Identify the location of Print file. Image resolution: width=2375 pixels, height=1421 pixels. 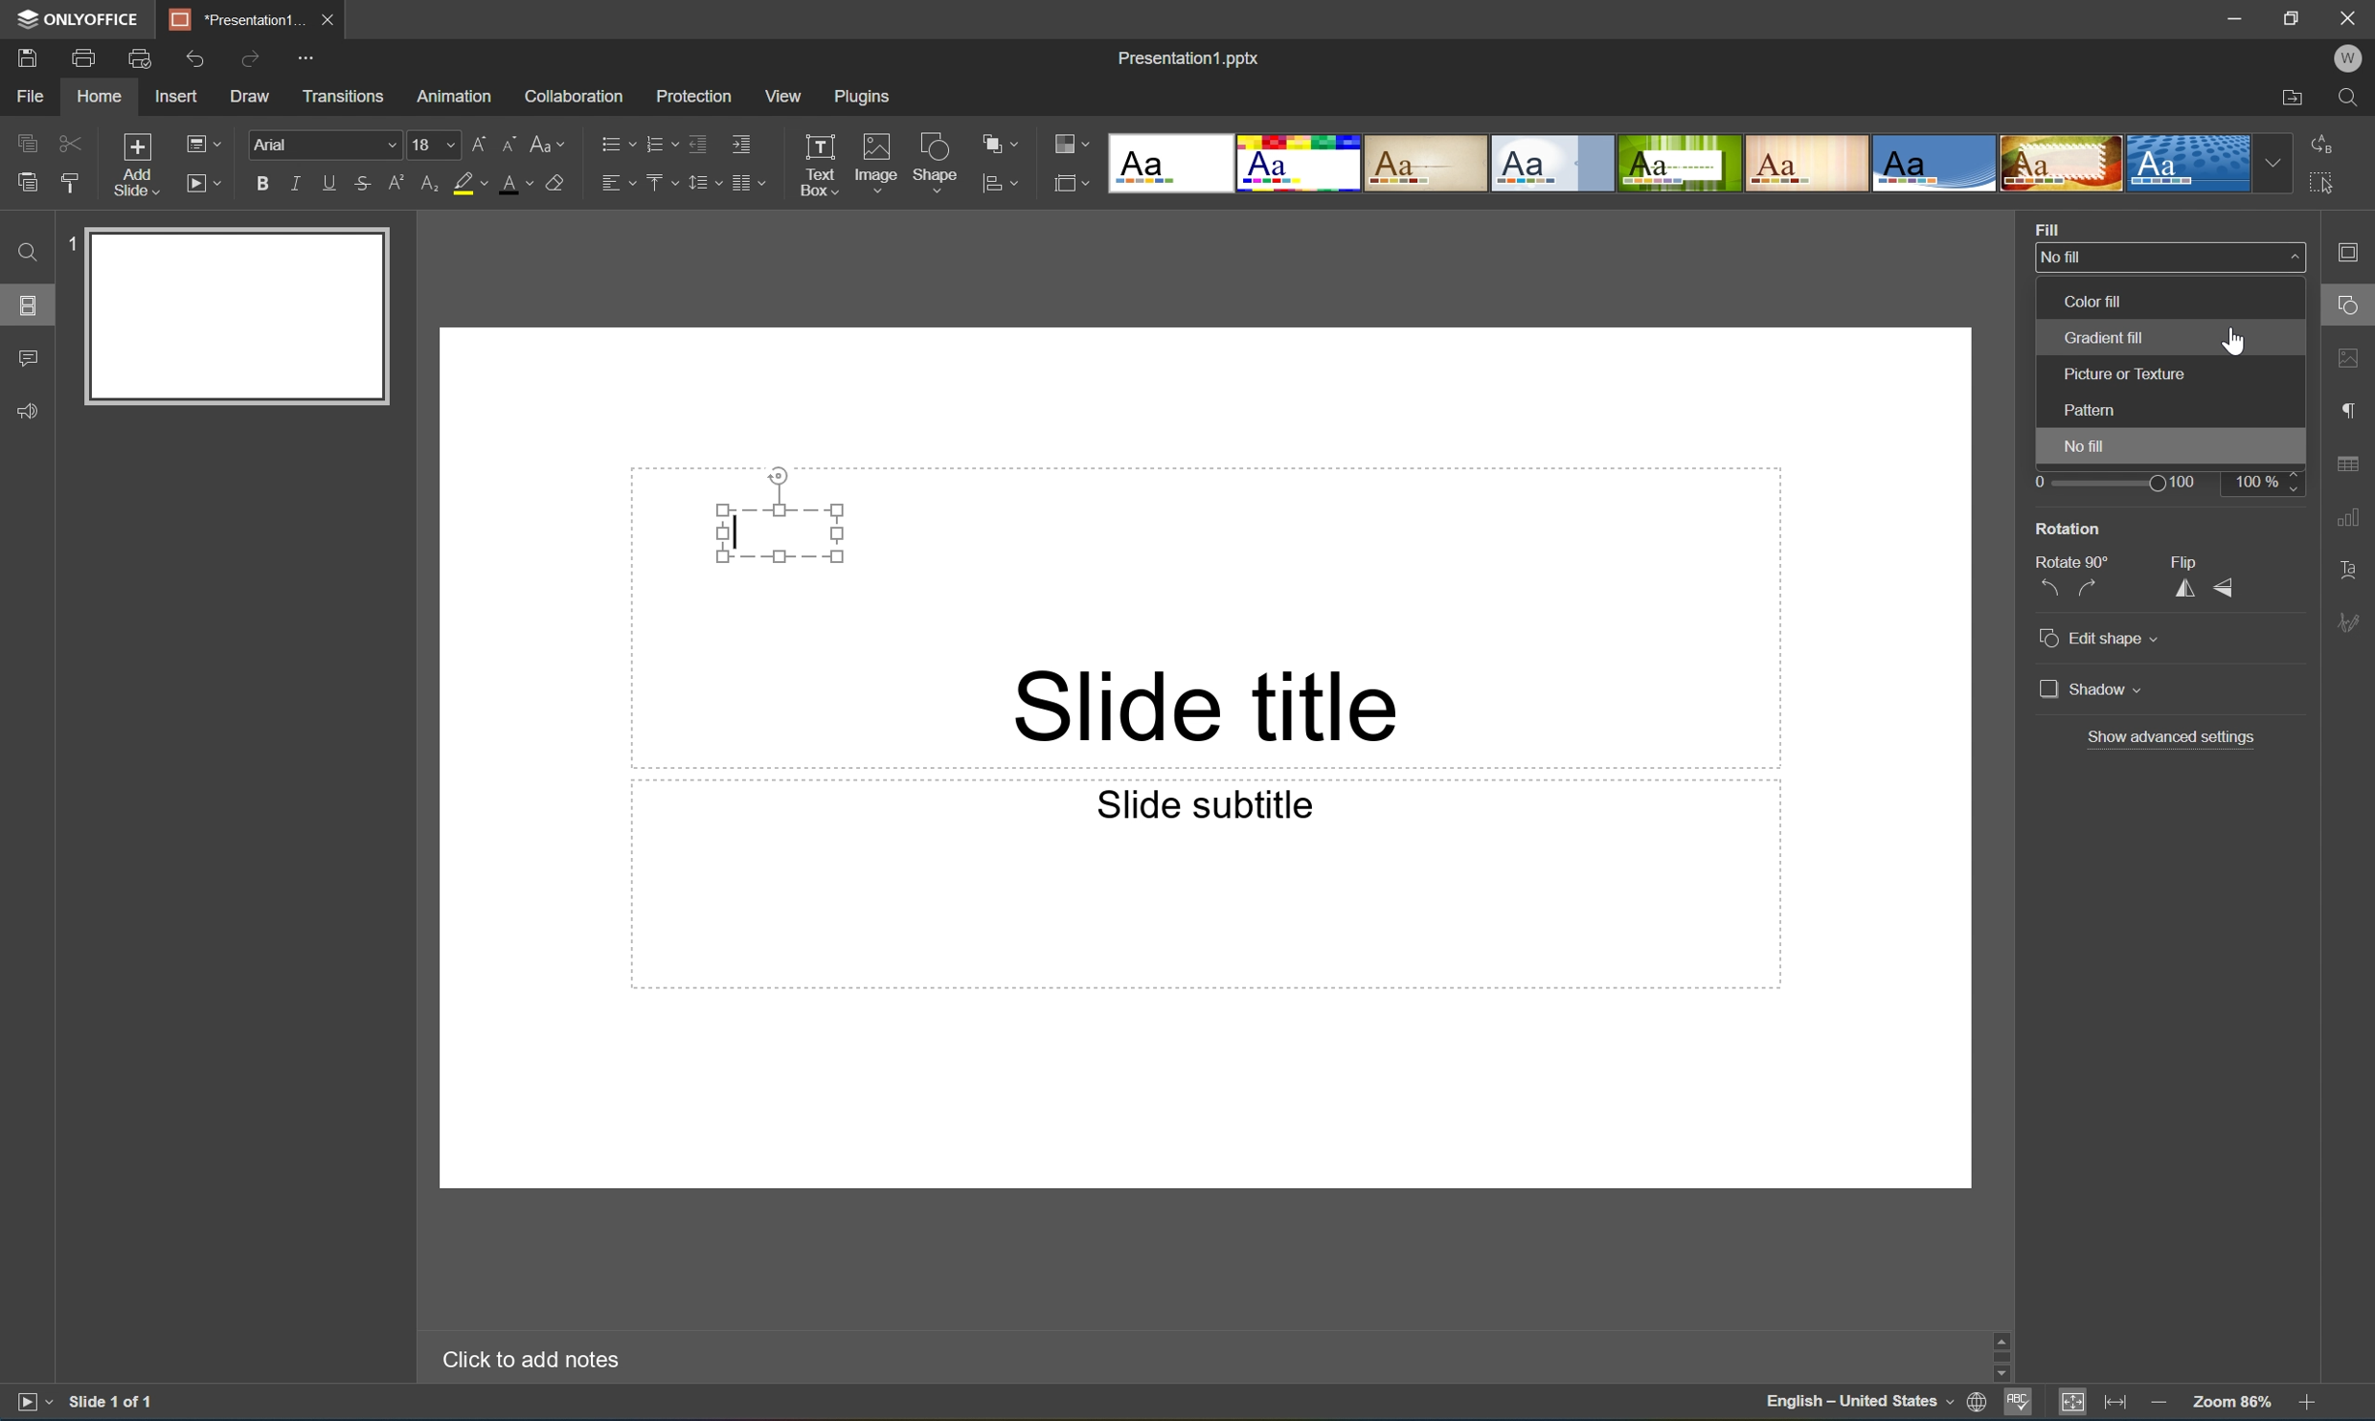
(85, 58).